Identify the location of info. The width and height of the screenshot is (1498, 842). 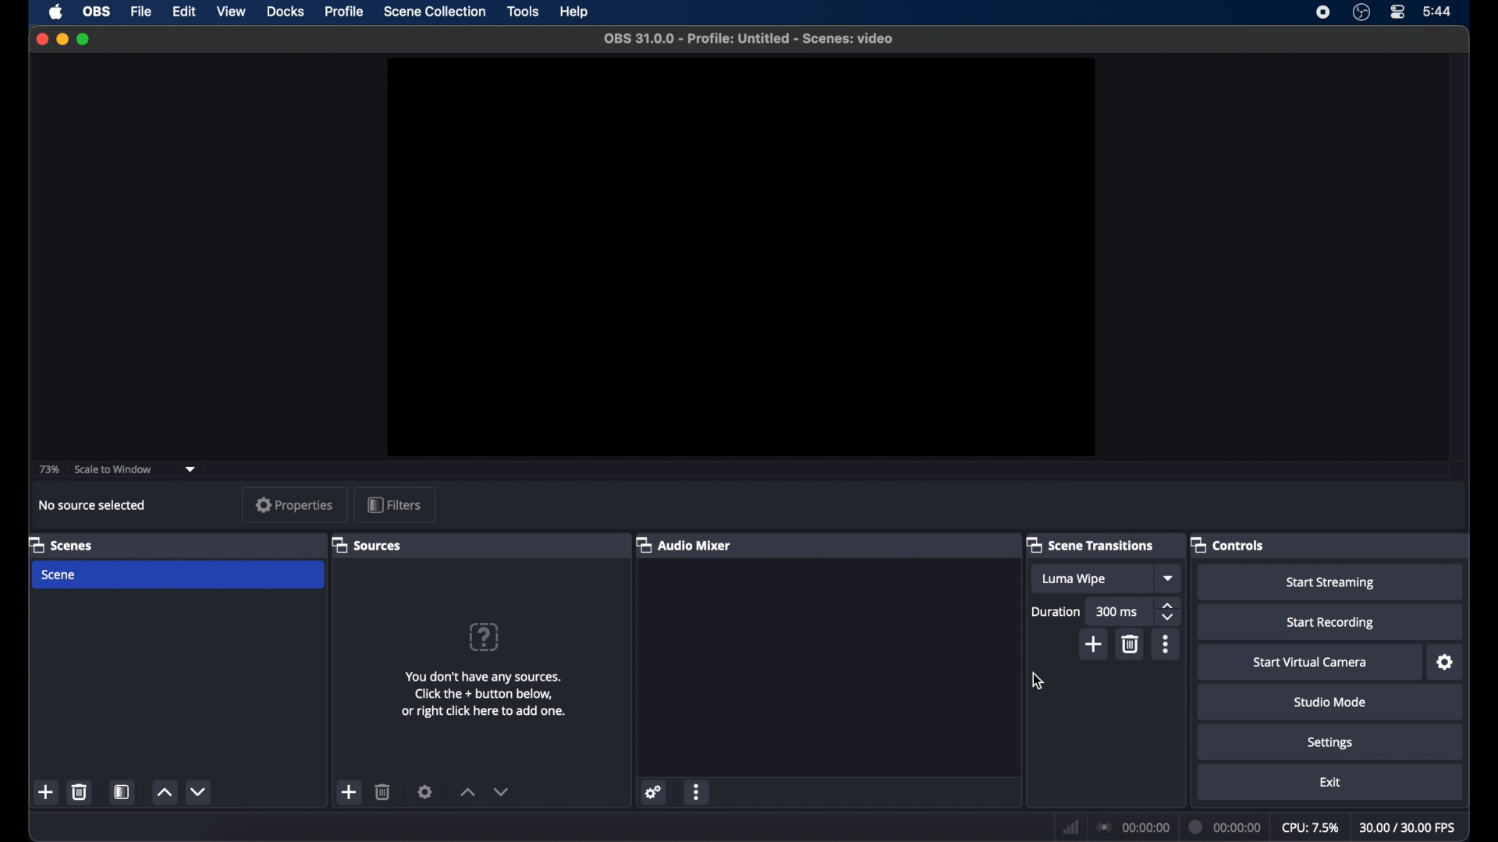
(485, 694).